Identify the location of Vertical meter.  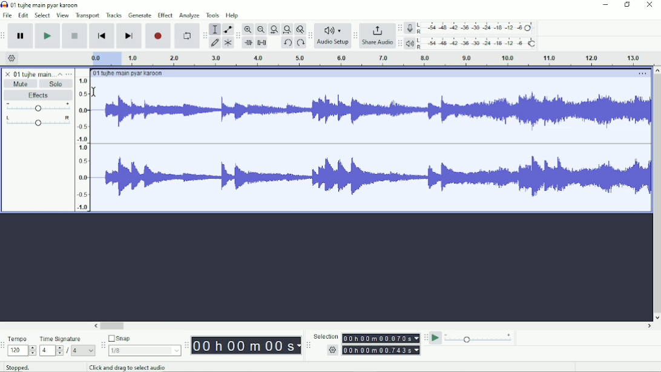
(81, 144).